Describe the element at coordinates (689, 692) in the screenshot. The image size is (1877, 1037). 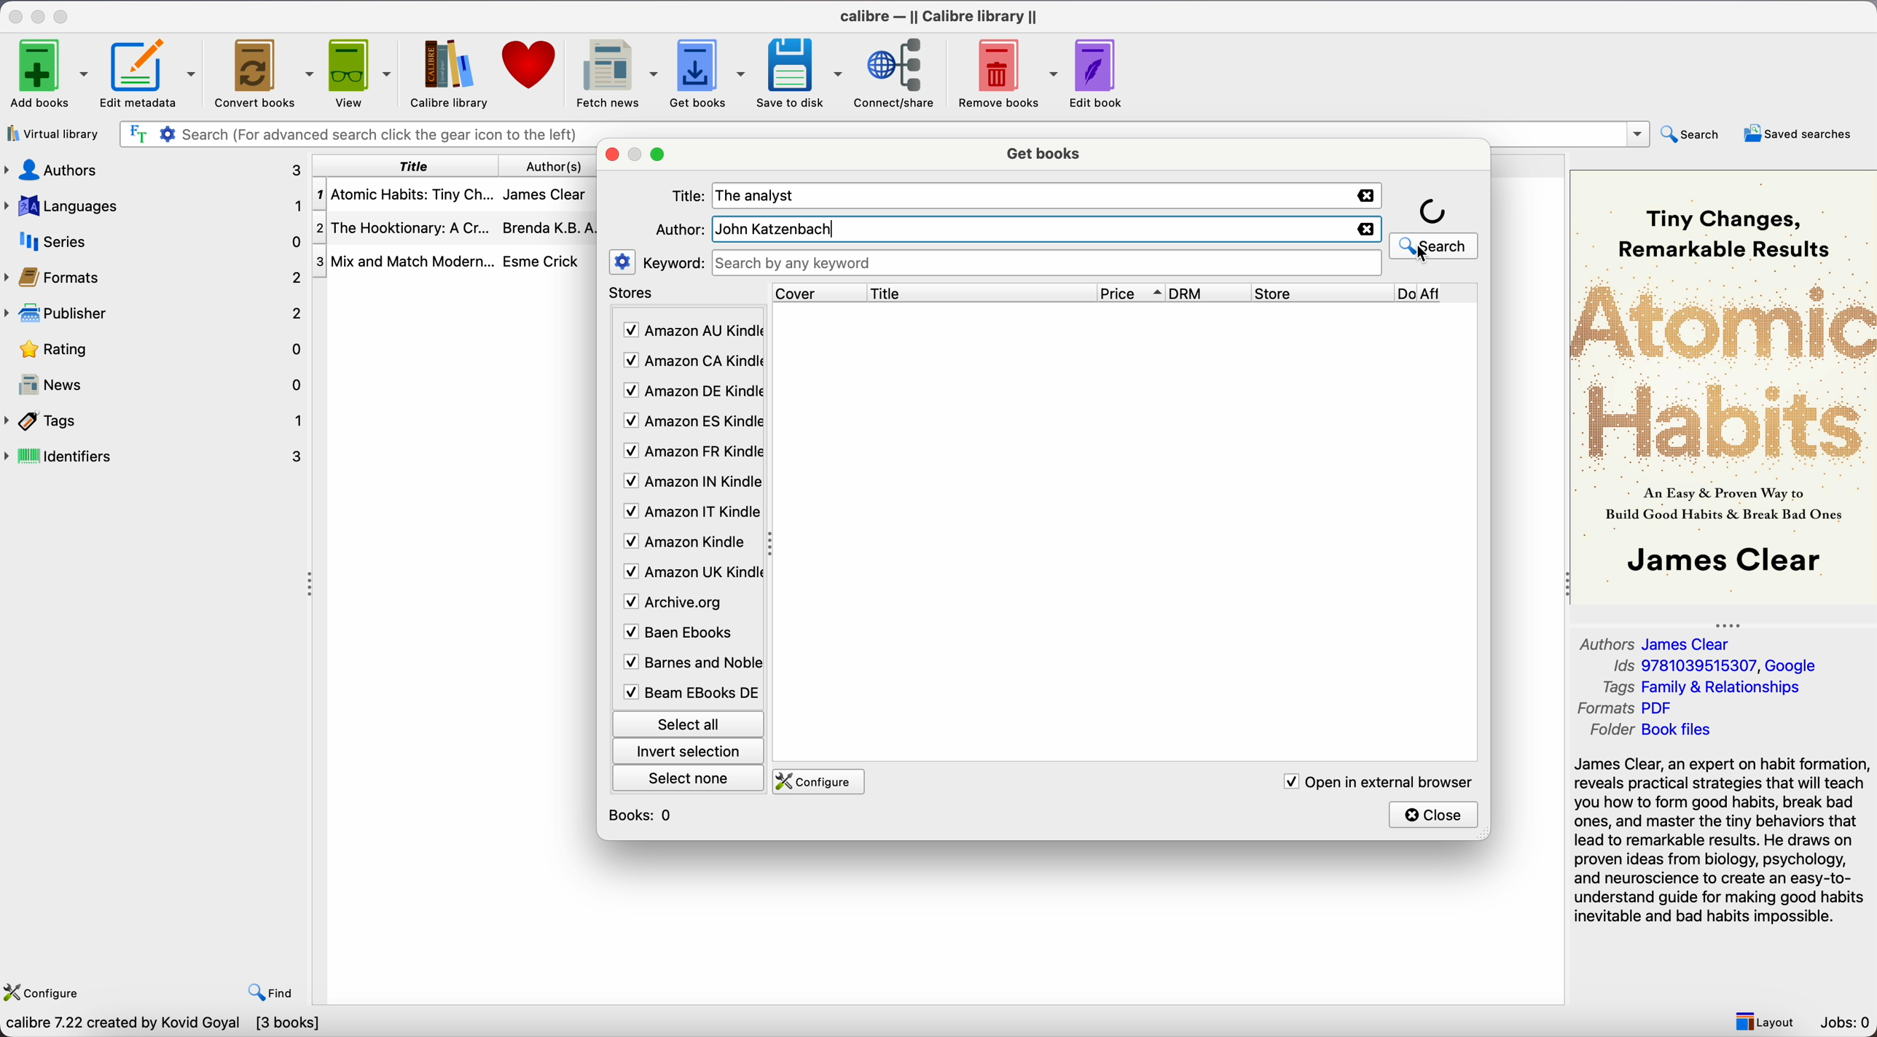
I see `Beam Ebooks DE` at that location.